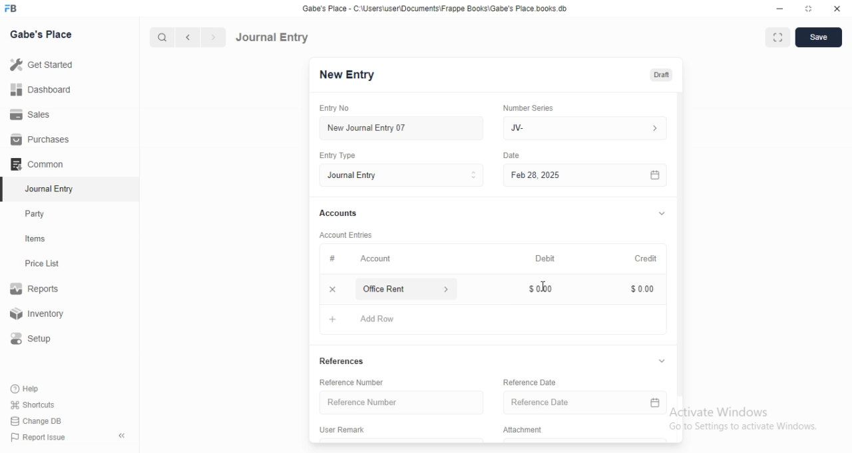  Describe the element at coordinates (402, 403) in the screenshot. I see `Reference Number` at that location.